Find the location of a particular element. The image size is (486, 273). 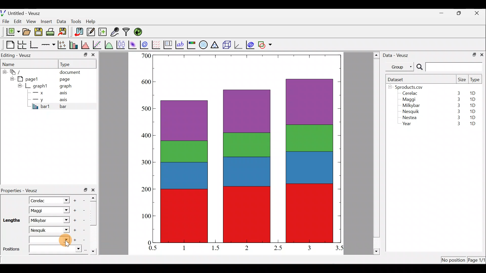

Milkybar is located at coordinates (44, 220).